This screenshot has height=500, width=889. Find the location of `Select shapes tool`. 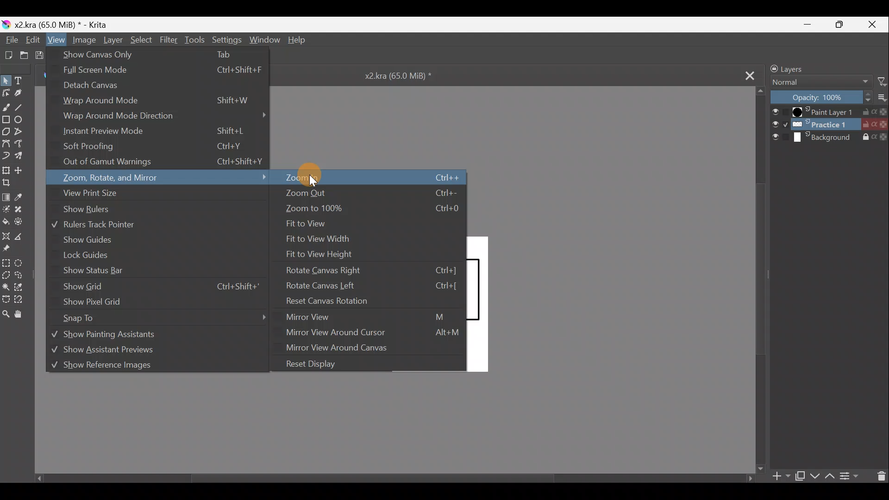

Select shapes tool is located at coordinates (6, 79).